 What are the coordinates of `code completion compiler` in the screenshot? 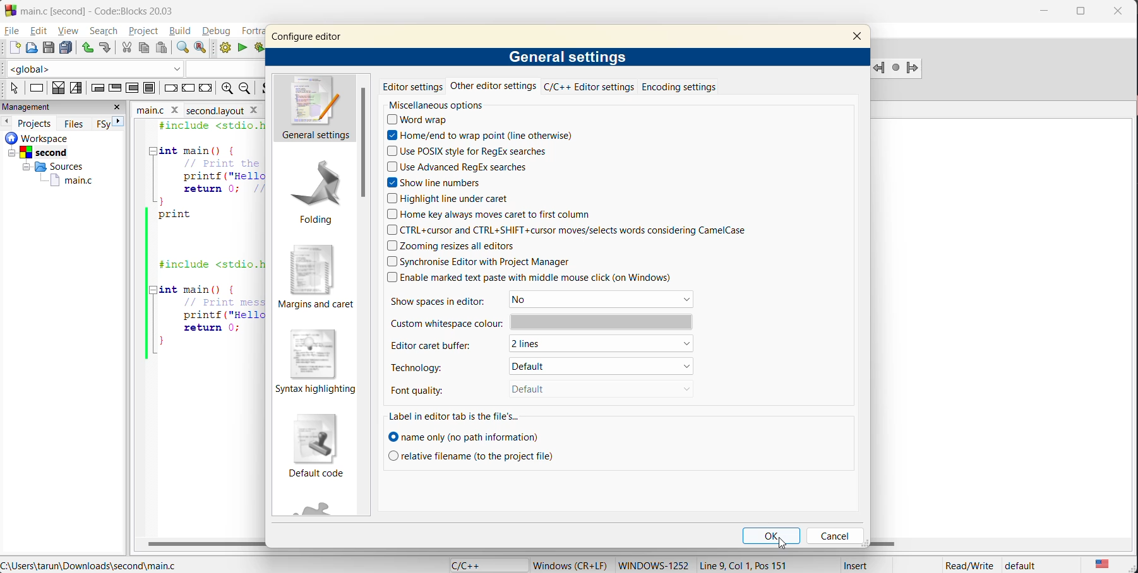 It's located at (126, 67).